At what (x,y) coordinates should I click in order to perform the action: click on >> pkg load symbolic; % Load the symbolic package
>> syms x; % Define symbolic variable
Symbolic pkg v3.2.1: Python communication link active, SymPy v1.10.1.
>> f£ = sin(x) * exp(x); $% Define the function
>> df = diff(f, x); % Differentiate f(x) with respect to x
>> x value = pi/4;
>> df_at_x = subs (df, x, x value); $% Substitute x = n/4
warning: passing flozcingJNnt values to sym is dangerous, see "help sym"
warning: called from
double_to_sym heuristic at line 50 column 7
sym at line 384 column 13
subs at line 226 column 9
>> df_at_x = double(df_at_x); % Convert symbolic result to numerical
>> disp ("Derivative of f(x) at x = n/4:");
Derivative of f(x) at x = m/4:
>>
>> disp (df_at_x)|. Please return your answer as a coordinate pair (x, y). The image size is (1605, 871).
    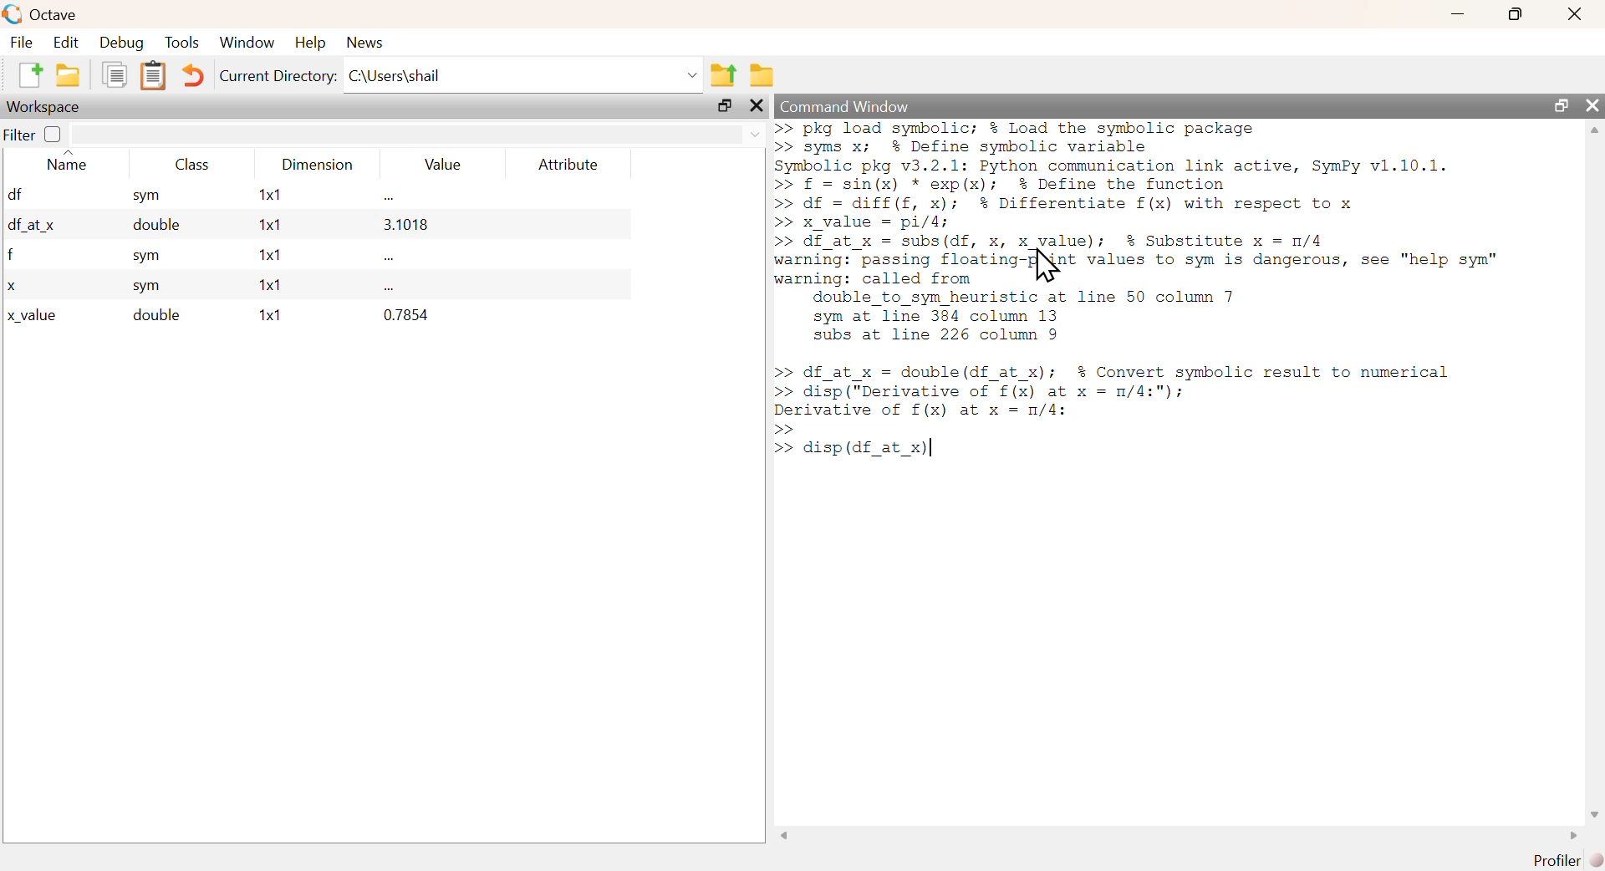
    Looking at the image, I should click on (1167, 313).